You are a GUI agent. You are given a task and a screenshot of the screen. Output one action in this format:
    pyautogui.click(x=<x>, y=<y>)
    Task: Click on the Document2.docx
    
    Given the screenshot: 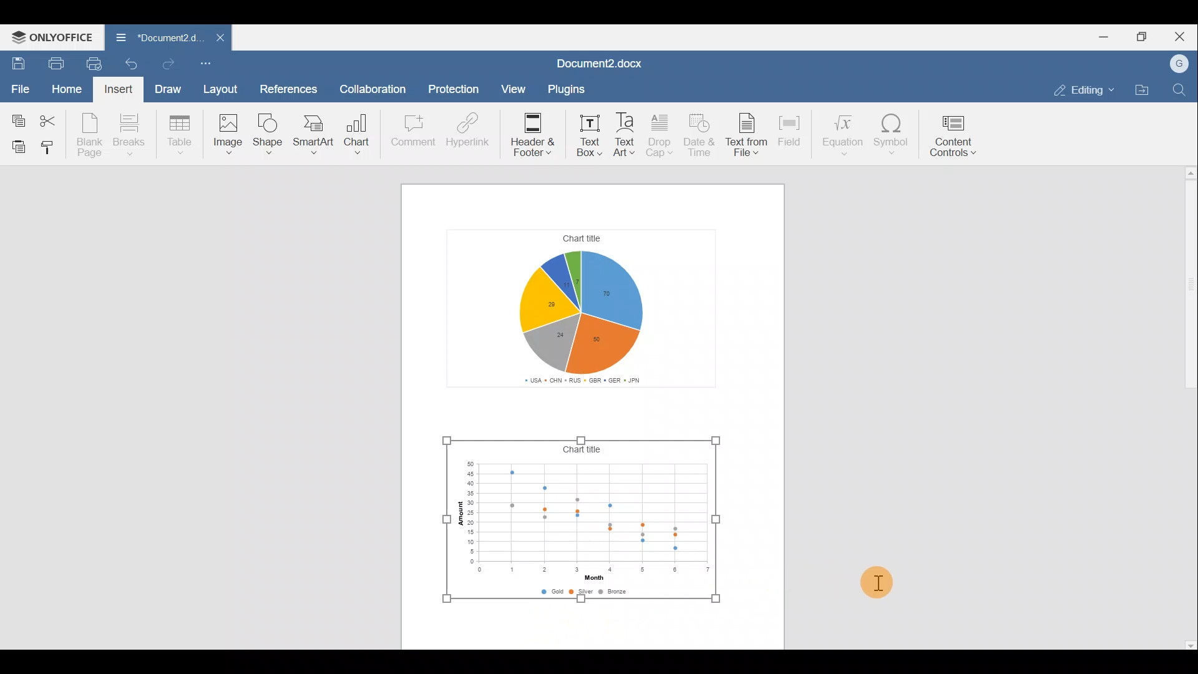 What is the action you would take?
    pyautogui.click(x=601, y=61)
    